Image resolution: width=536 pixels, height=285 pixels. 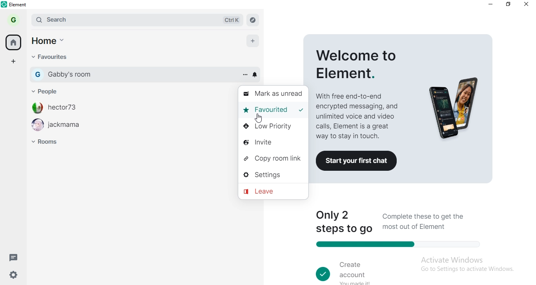 What do you see at coordinates (64, 109) in the screenshot?
I see `hector73` at bounding box center [64, 109].